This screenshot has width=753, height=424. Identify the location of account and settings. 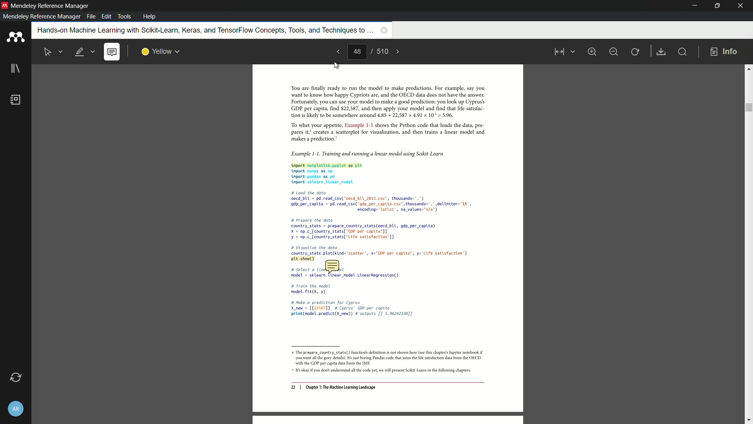
(16, 409).